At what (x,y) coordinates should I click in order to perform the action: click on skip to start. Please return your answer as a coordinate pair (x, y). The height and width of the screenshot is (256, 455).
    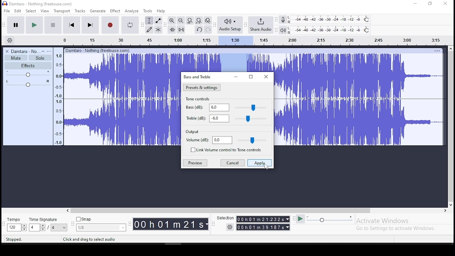
    Looking at the image, I should click on (90, 25).